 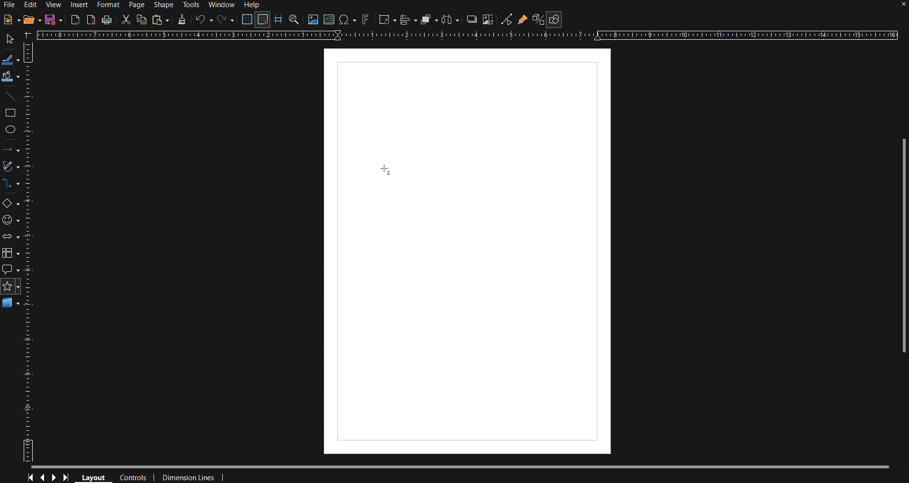 What do you see at coordinates (313, 21) in the screenshot?
I see `Insert Image` at bounding box center [313, 21].